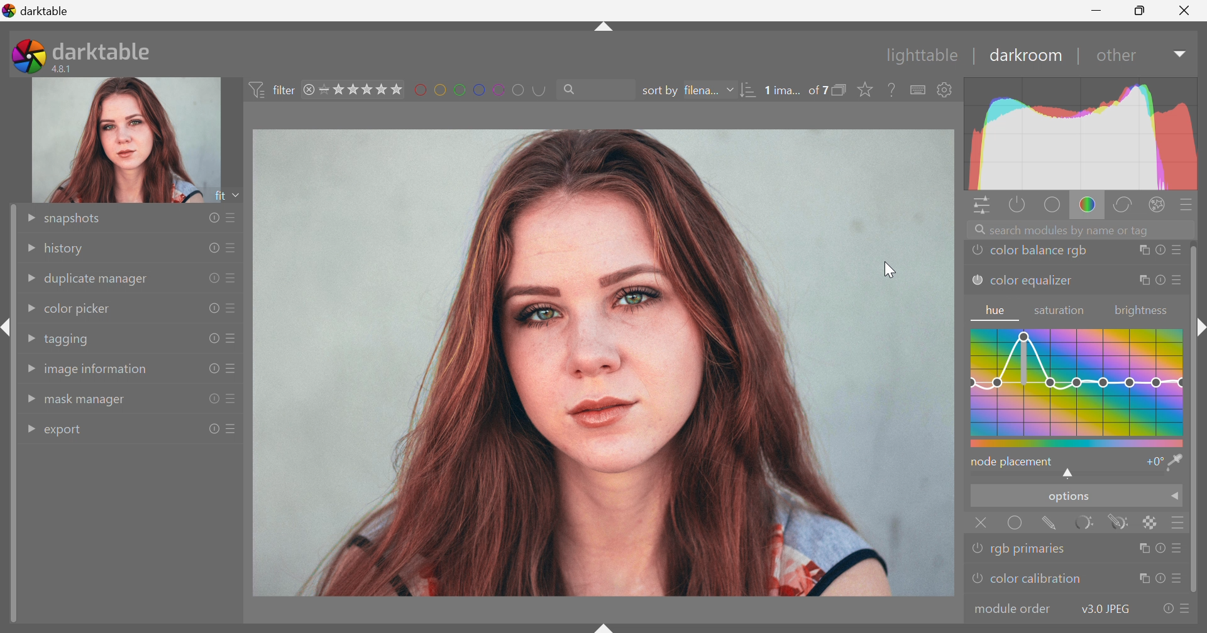 Image resolution: width=1207 pixels, height=633 pixels. Describe the element at coordinates (1032, 283) in the screenshot. I see `color equalizer` at that location.